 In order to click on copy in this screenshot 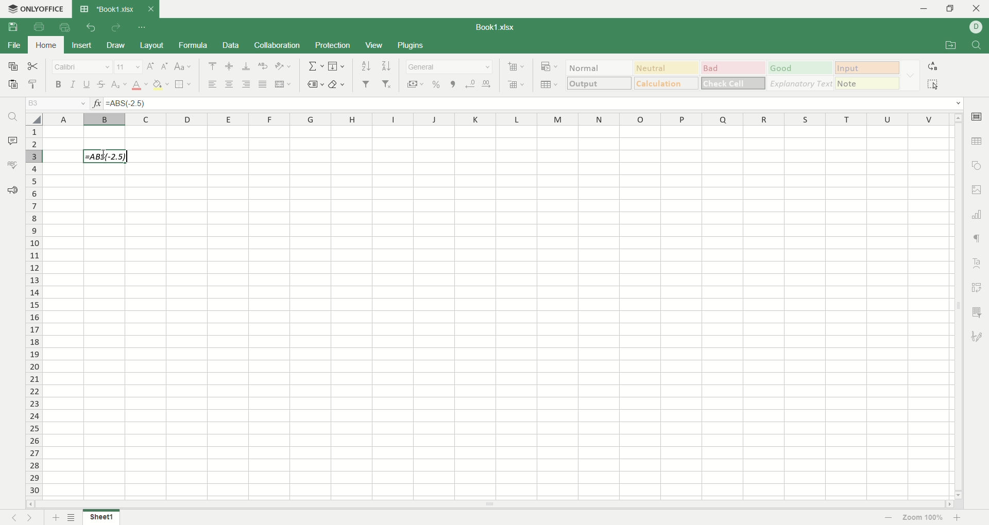, I will do `click(10, 65)`.